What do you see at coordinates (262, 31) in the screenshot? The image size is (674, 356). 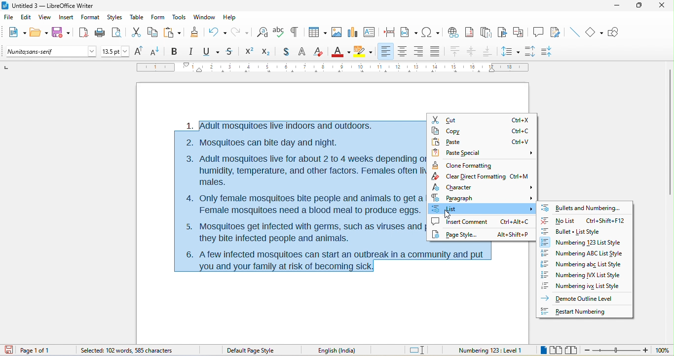 I see `find and replace` at bounding box center [262, 31].